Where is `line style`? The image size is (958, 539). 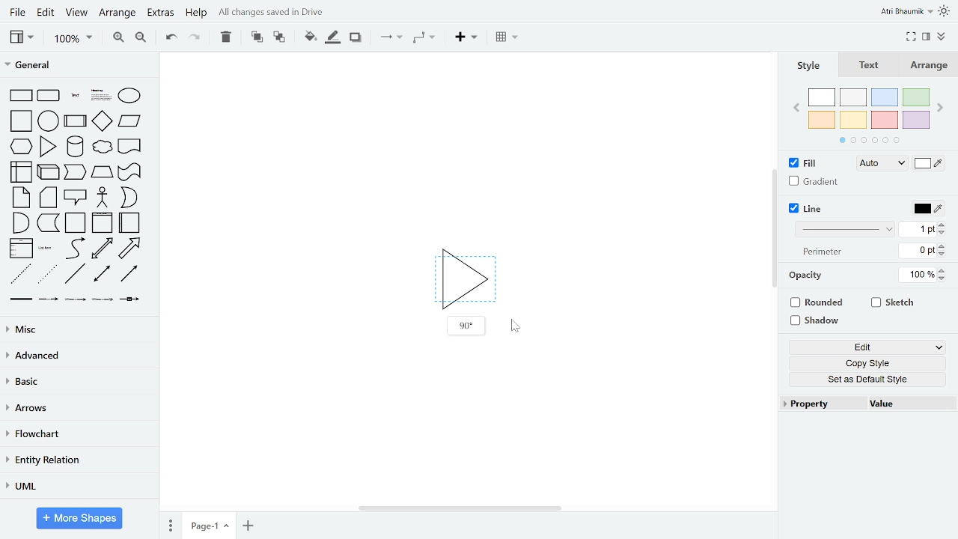
line style is located at coordinates (845, 230).